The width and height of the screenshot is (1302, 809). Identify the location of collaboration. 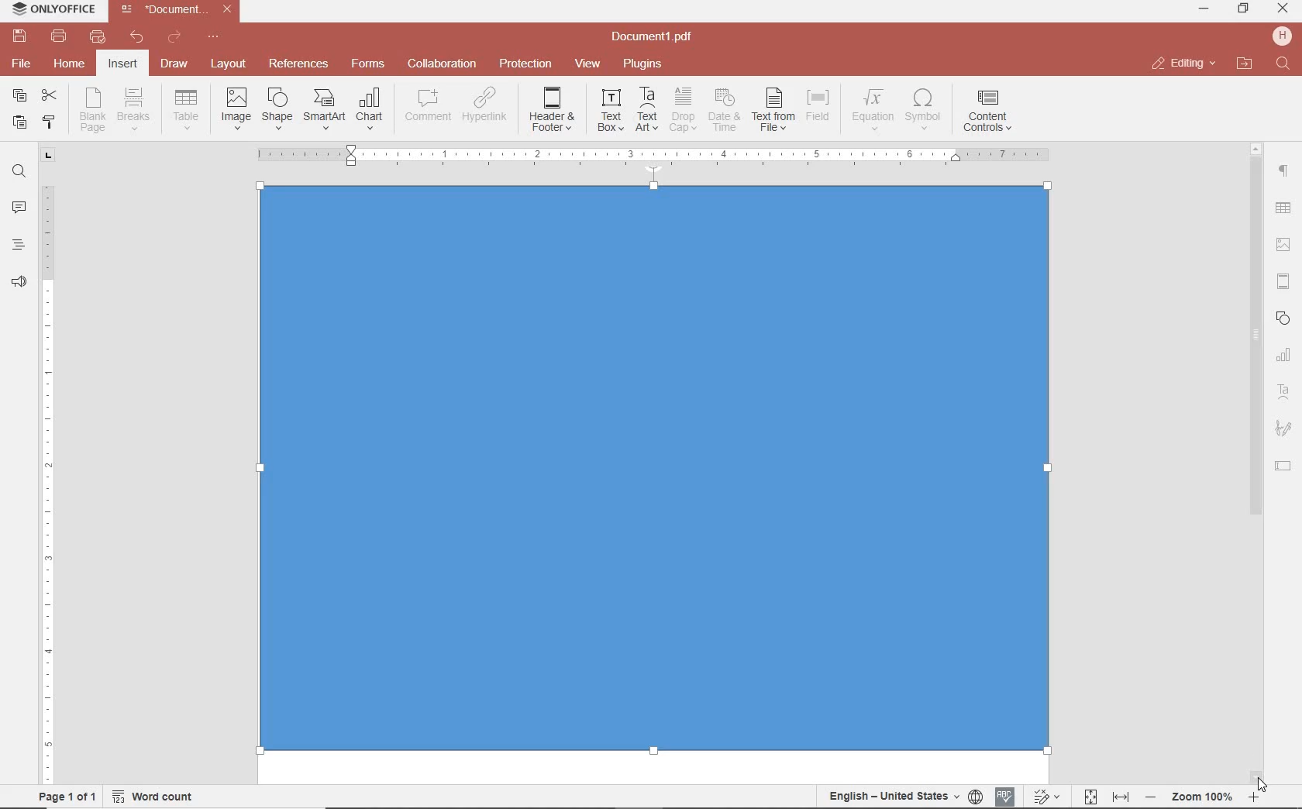
(442, 64).